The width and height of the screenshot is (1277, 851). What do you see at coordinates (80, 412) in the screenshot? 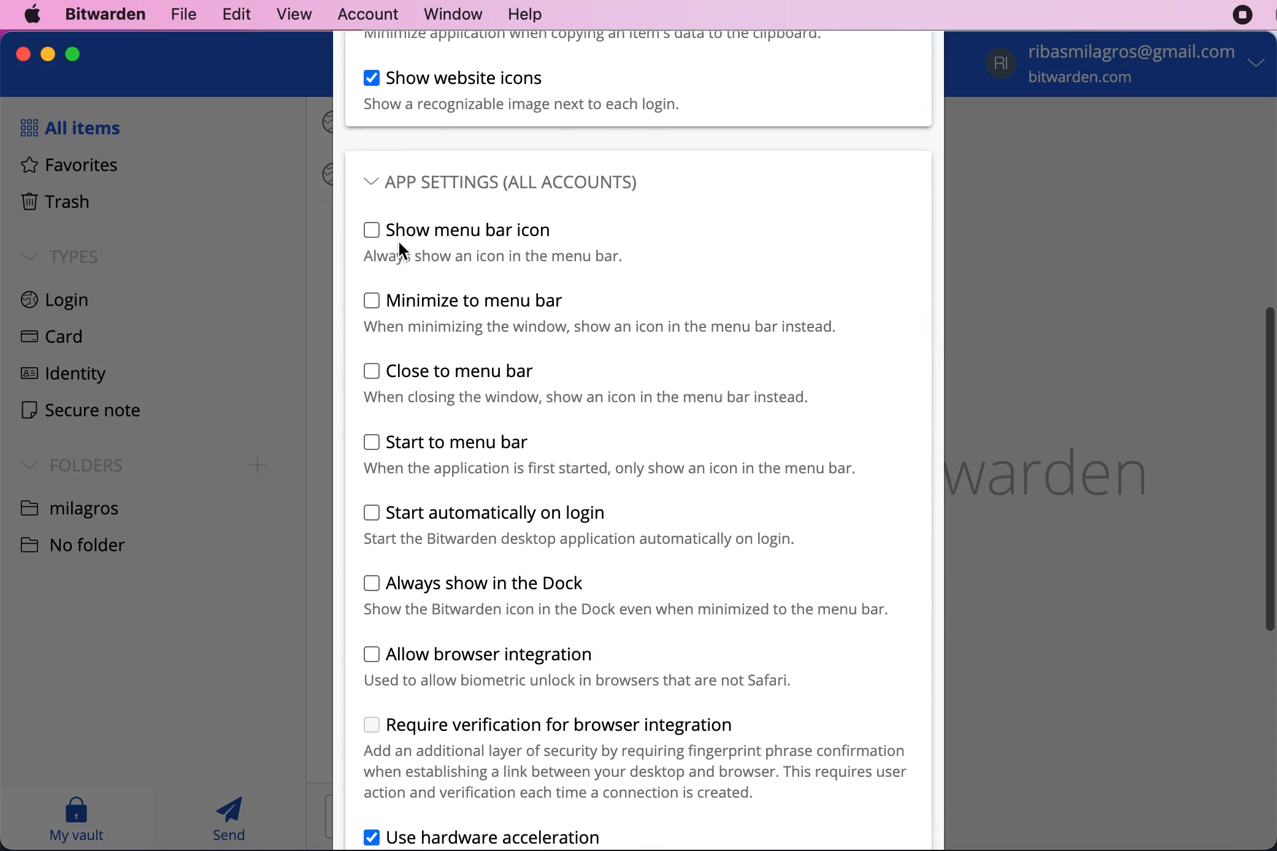
I see `secure note` at bounding box center [80, 412].